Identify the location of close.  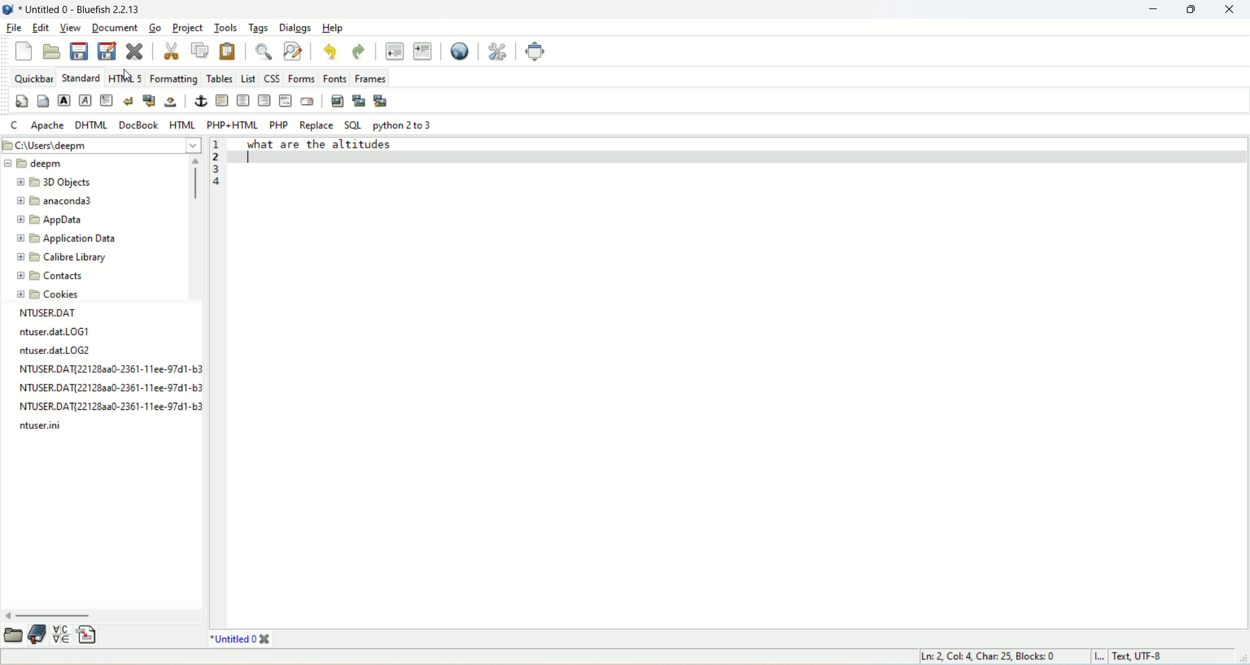
(1231, 9).